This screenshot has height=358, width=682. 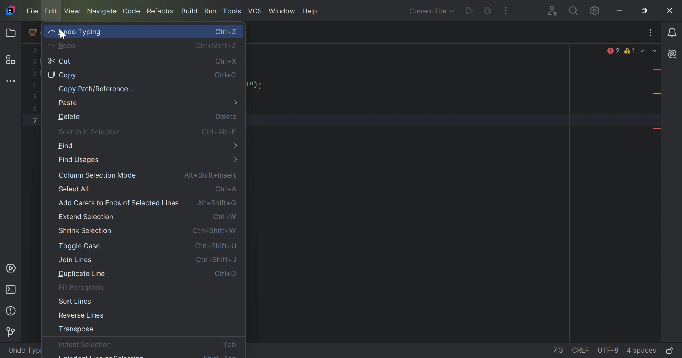 What do you see at coordinates (71, 117) in the screenshot?
I see `Delete` at bounding box center [71, 117].